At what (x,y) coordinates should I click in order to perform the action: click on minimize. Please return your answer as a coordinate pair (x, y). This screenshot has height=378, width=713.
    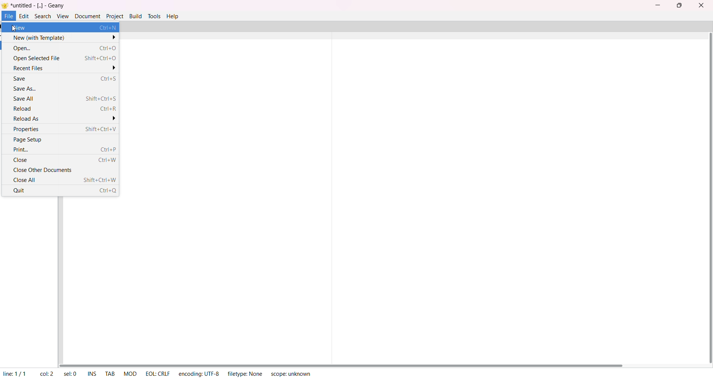
    Looking at the image, I should click on (656, 4).